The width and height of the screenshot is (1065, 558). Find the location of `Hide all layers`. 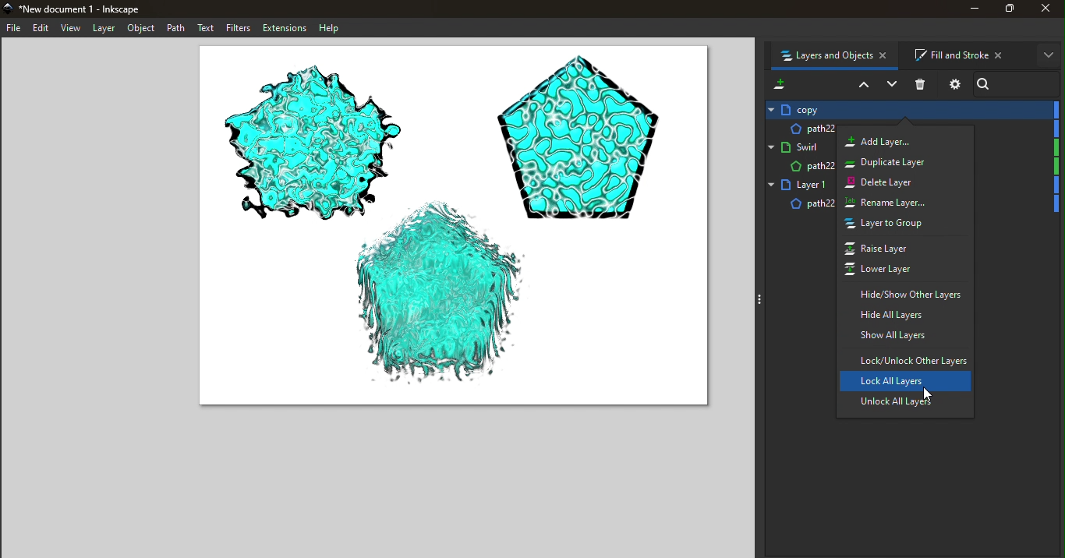

Hide all layers is located at coordinates (905, 315).